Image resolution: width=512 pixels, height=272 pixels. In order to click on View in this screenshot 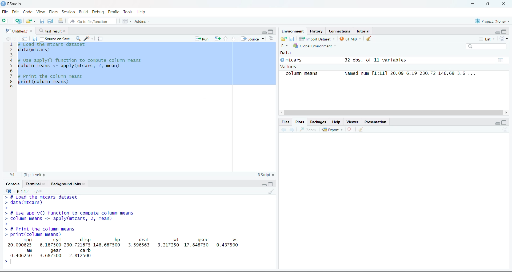, I will do `click(40, 11)`.